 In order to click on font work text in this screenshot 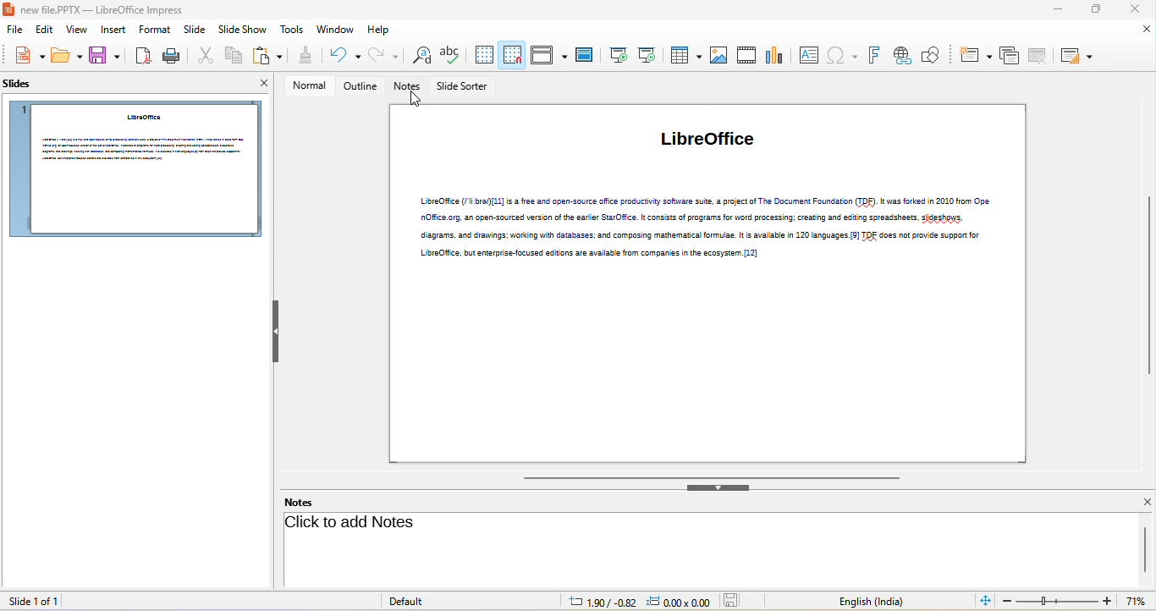, I will do `click(873, 56)`.